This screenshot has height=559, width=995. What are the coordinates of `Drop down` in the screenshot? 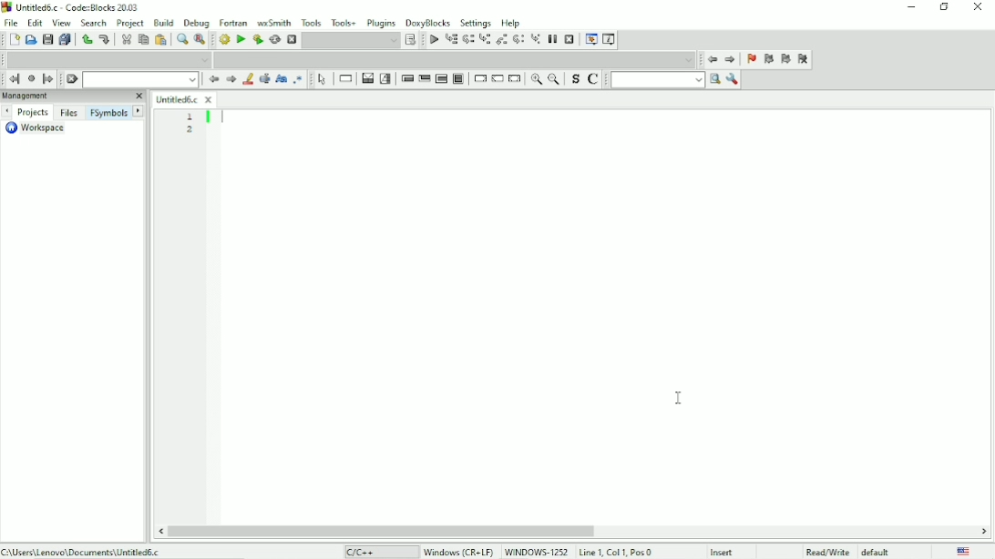 It's located at (107, 59).